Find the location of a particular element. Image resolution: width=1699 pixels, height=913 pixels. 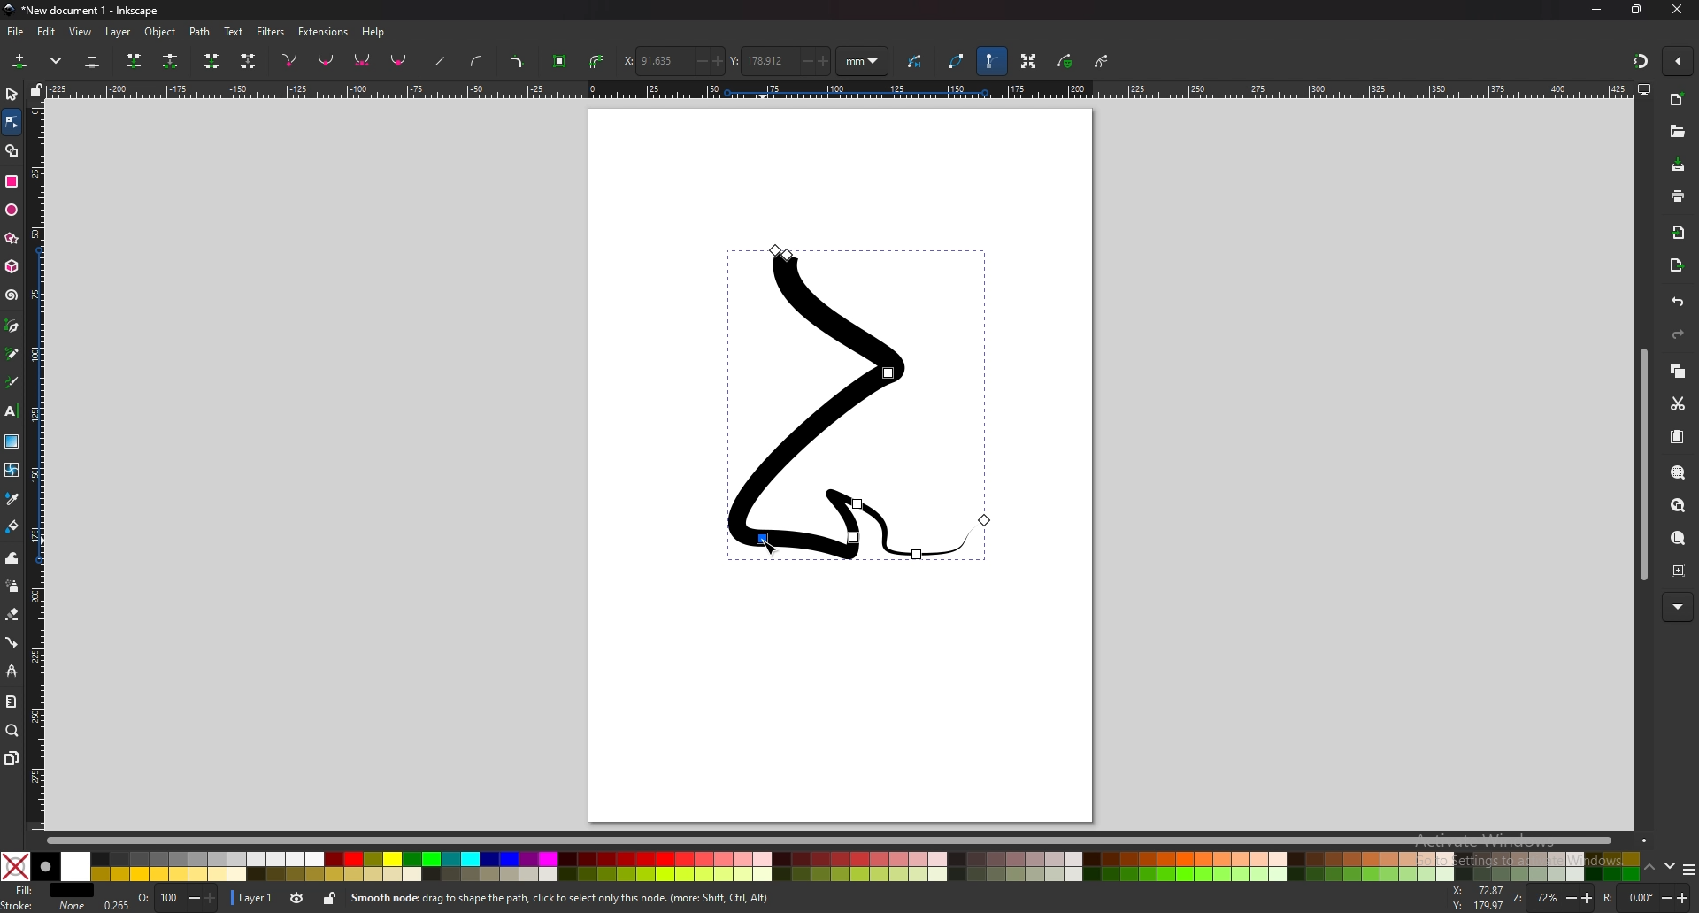

object to path is located at coordinates (560, 62).